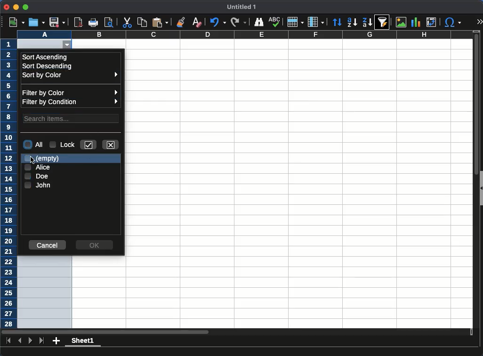 The image size is (483, 356). I want to click on print preview, so click(109, 22).